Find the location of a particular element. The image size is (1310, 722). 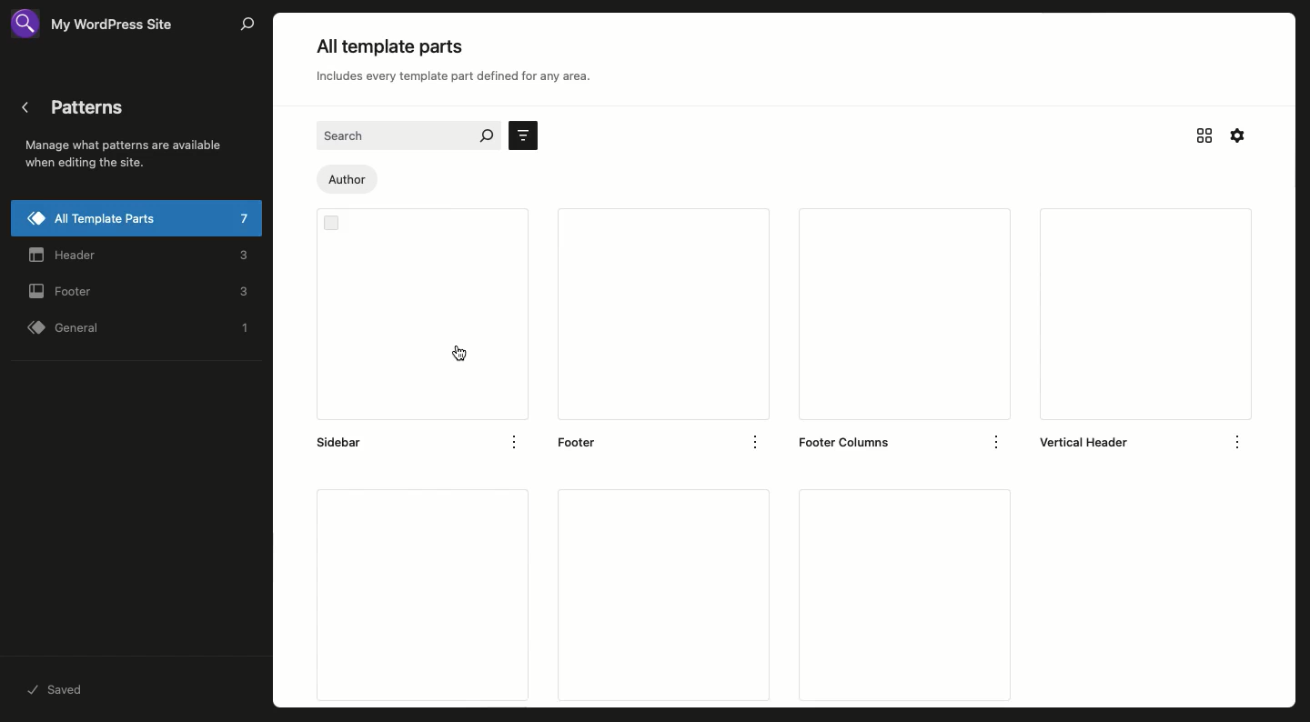

footer is located at coordinates (582, 444).